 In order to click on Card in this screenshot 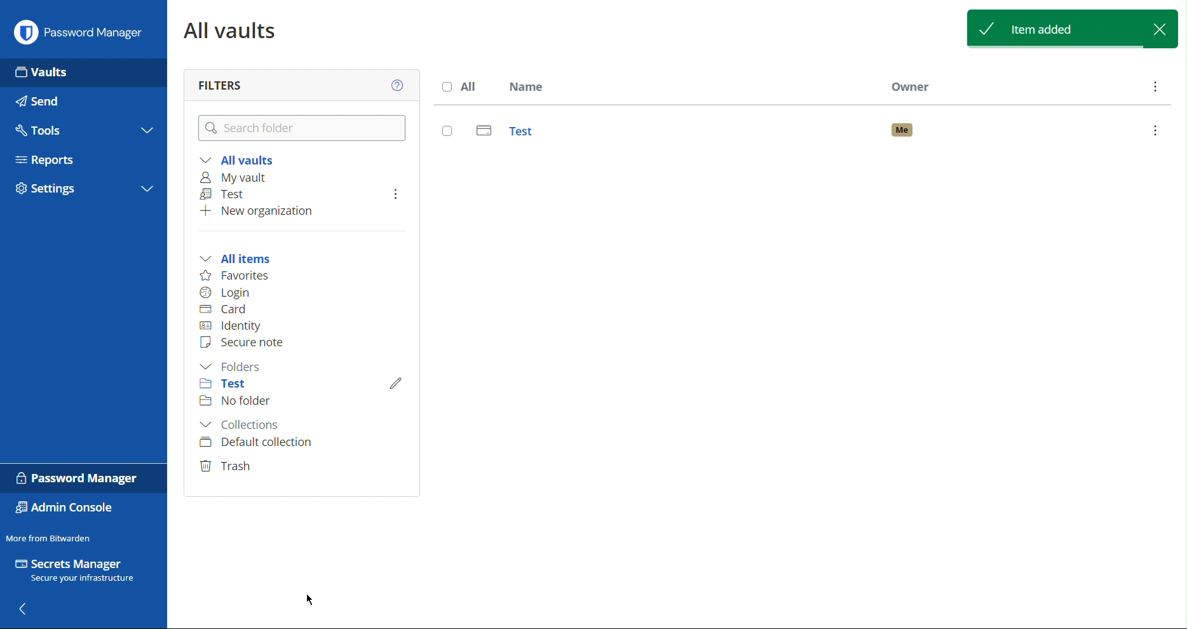, I will do `click(230, 311)`.